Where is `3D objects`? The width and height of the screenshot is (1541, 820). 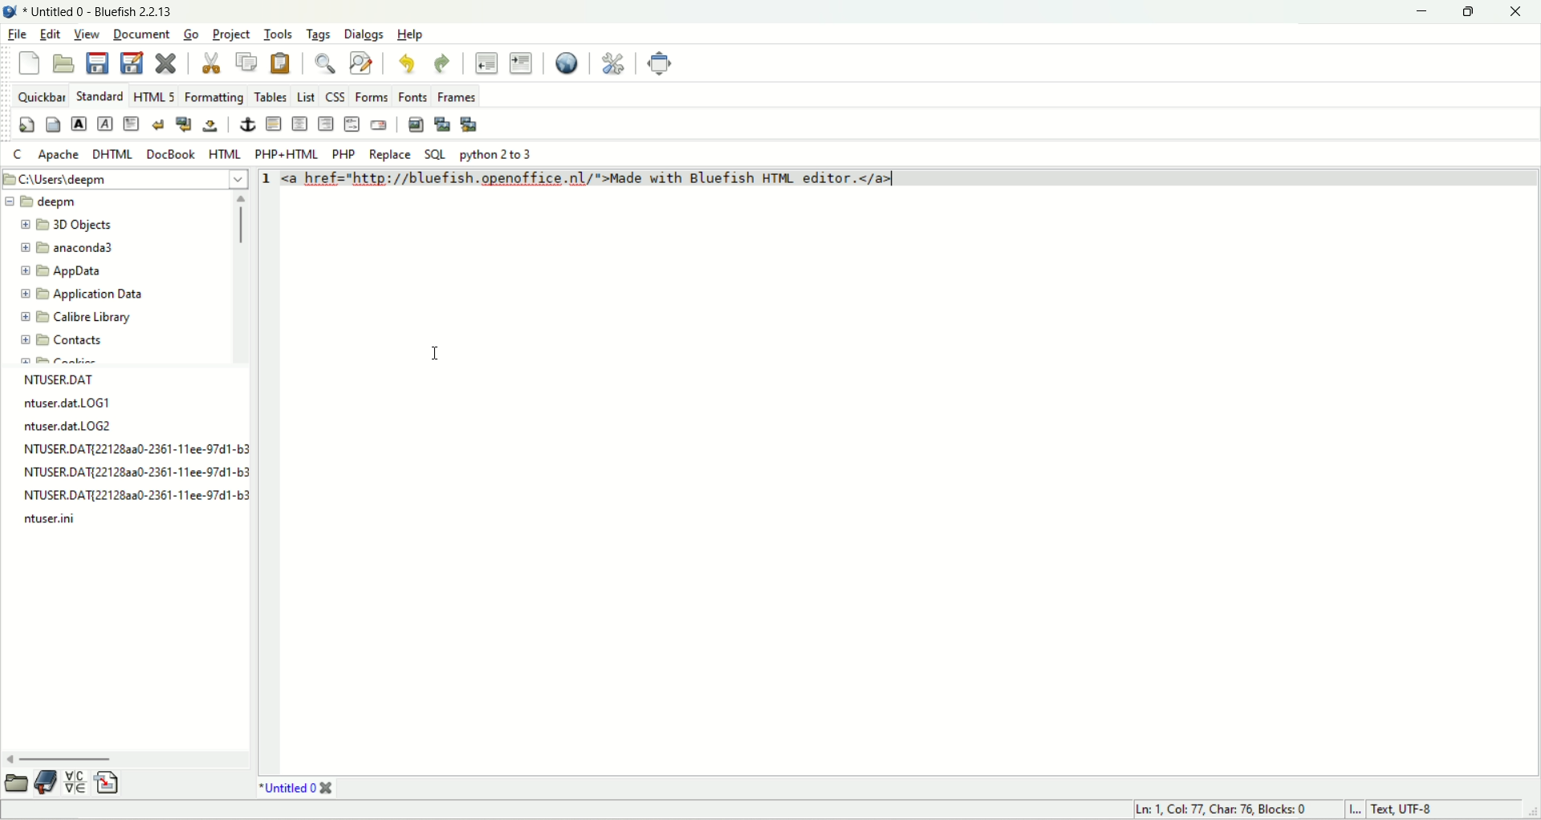
3D objects is located at coordinates (65, 223).